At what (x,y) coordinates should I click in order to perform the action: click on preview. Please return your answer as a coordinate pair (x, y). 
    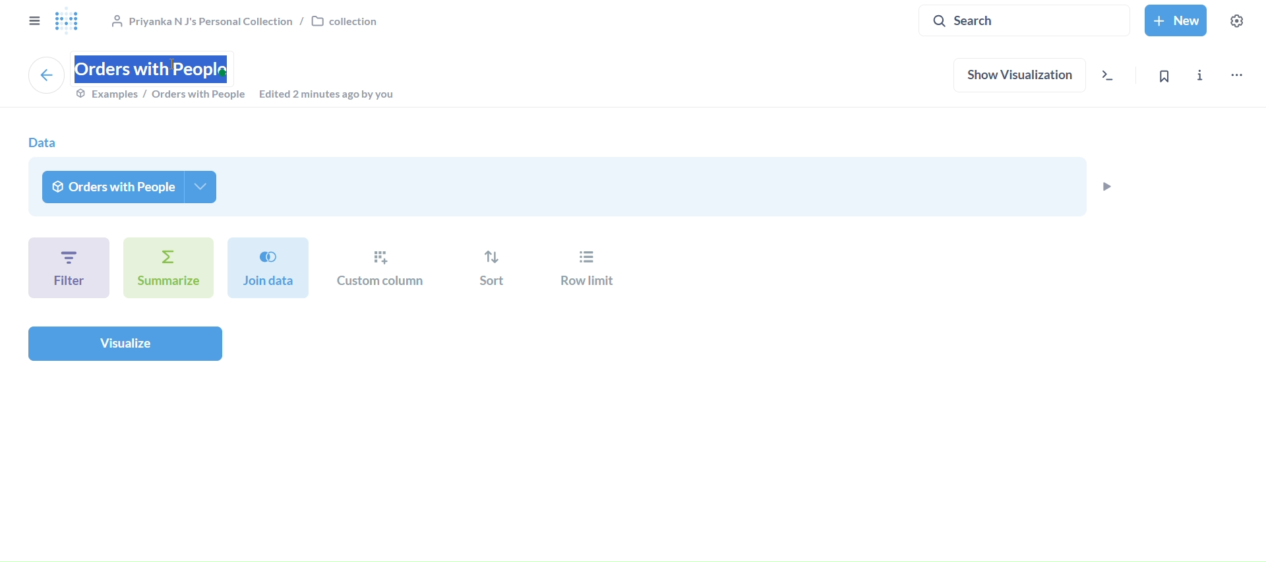
    Looking at the image, I should click on (1106, 186).